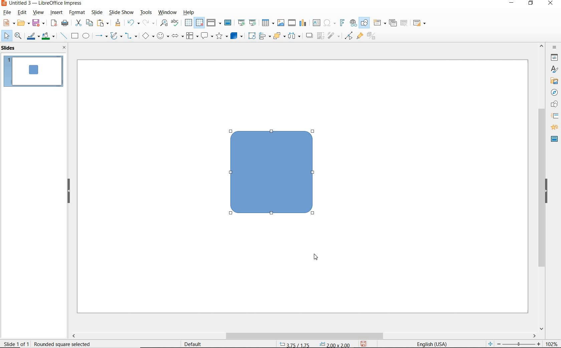  Describe the element at coordinates (194, 344) in the screenshot. I see `default` at that location.